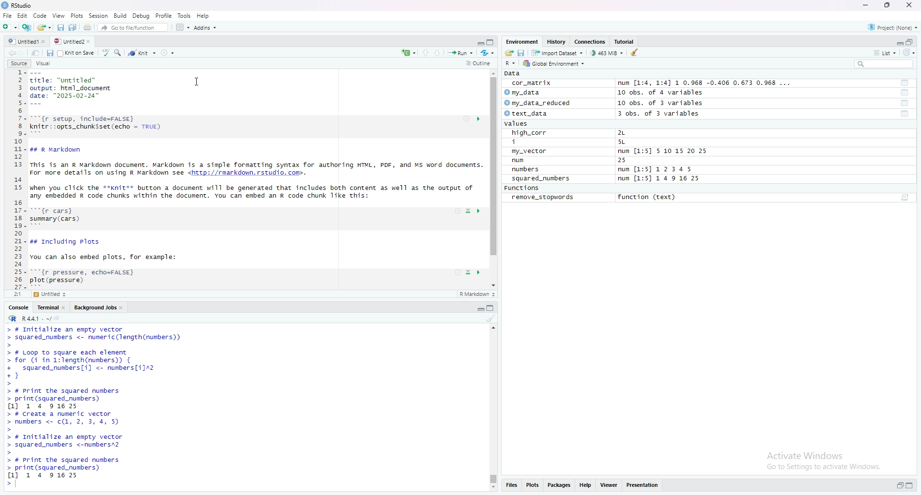 The image size is (921, 495). Describe the element at coordinates (530, 113) in the screenshot. I see `text_data` at that location.